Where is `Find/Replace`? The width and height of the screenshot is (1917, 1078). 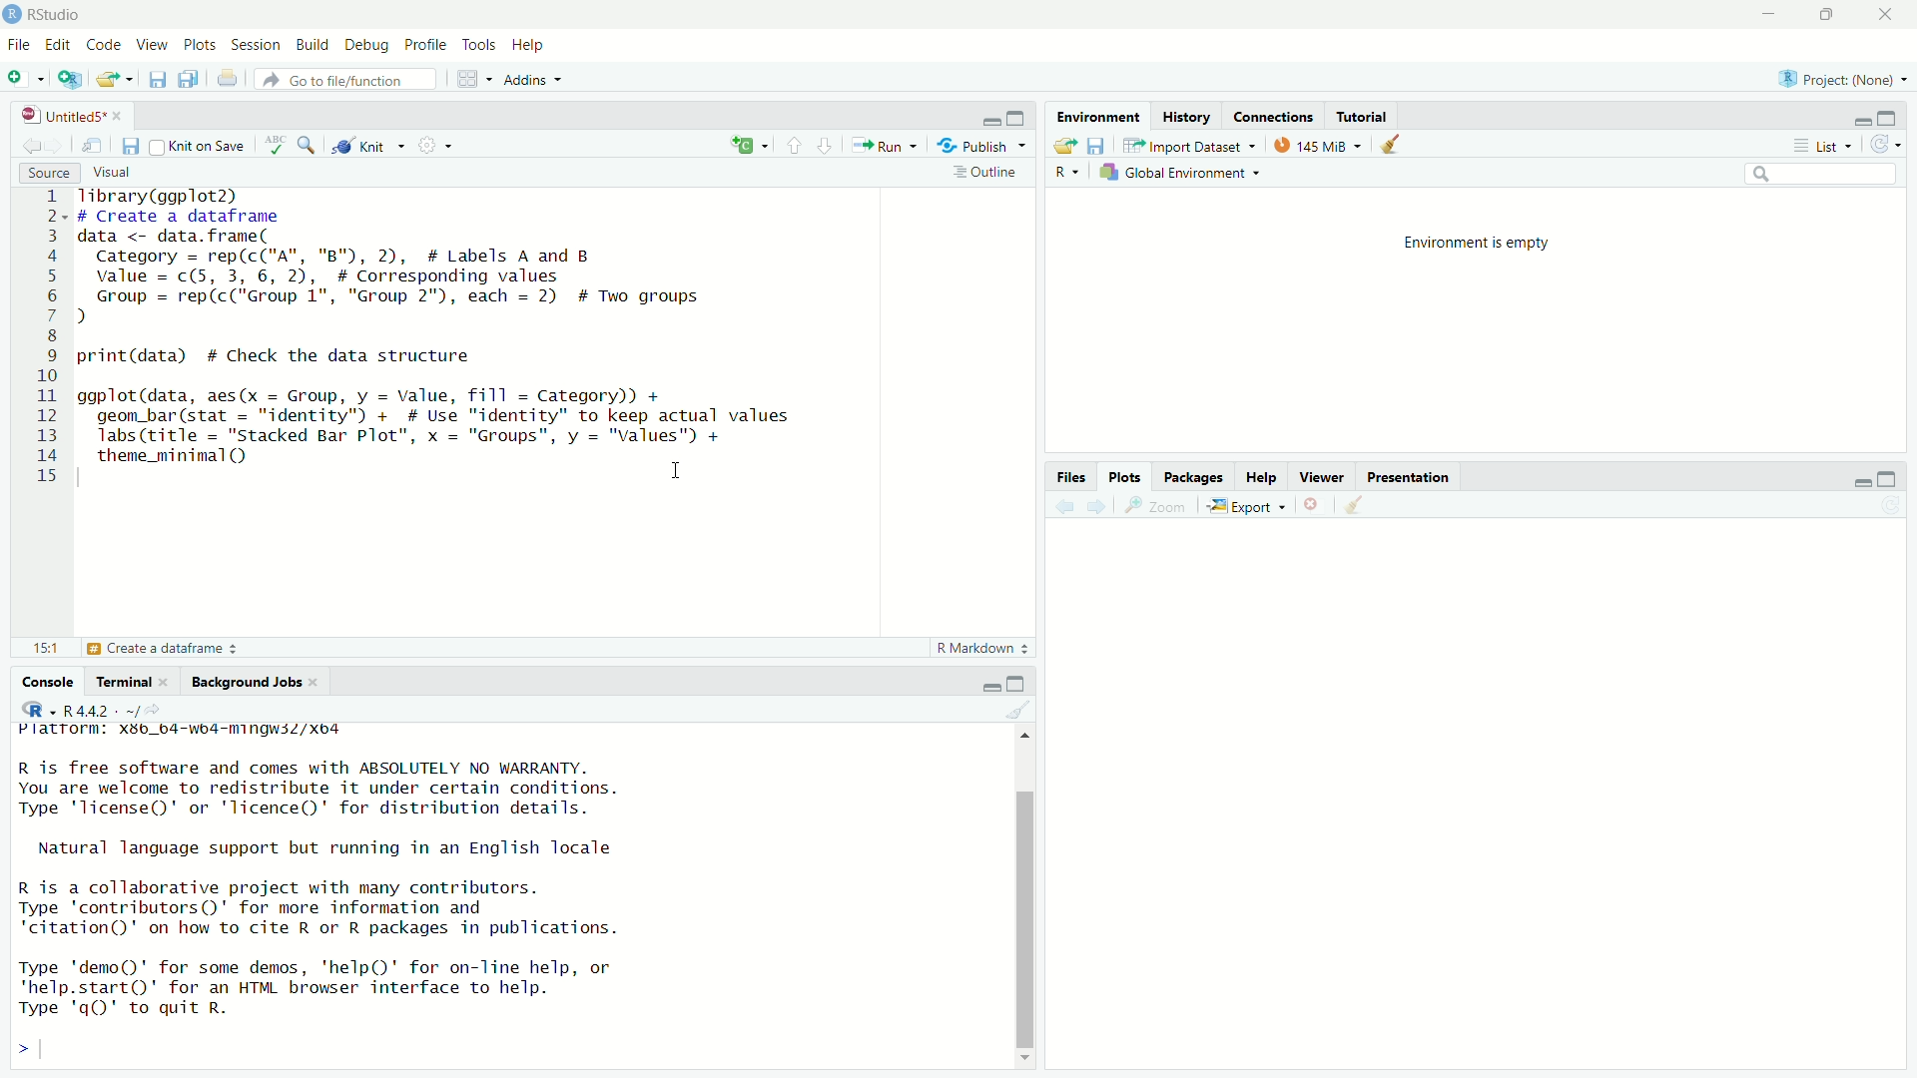
Find/Replace is located at coordinates (307, 143).